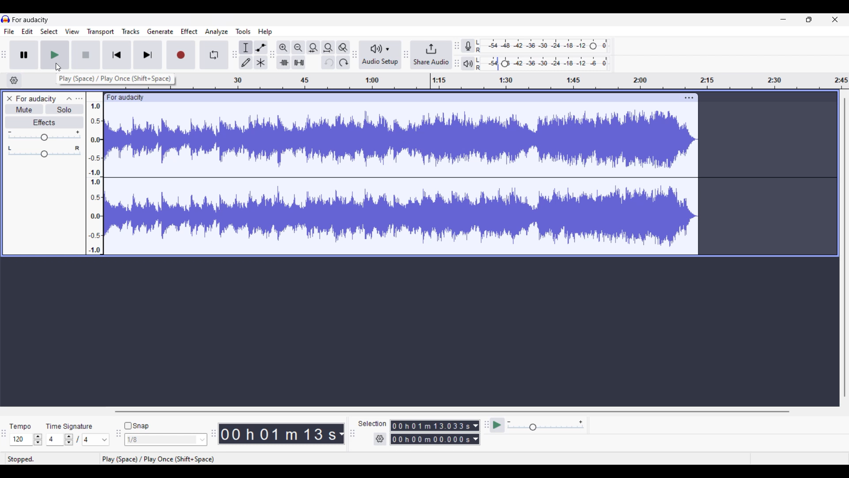 This screenshot has height=478, width=849. What do you see at coordinates (10, 98) in the screenshot?
I see `Close track` at bounding box center [10, 98].